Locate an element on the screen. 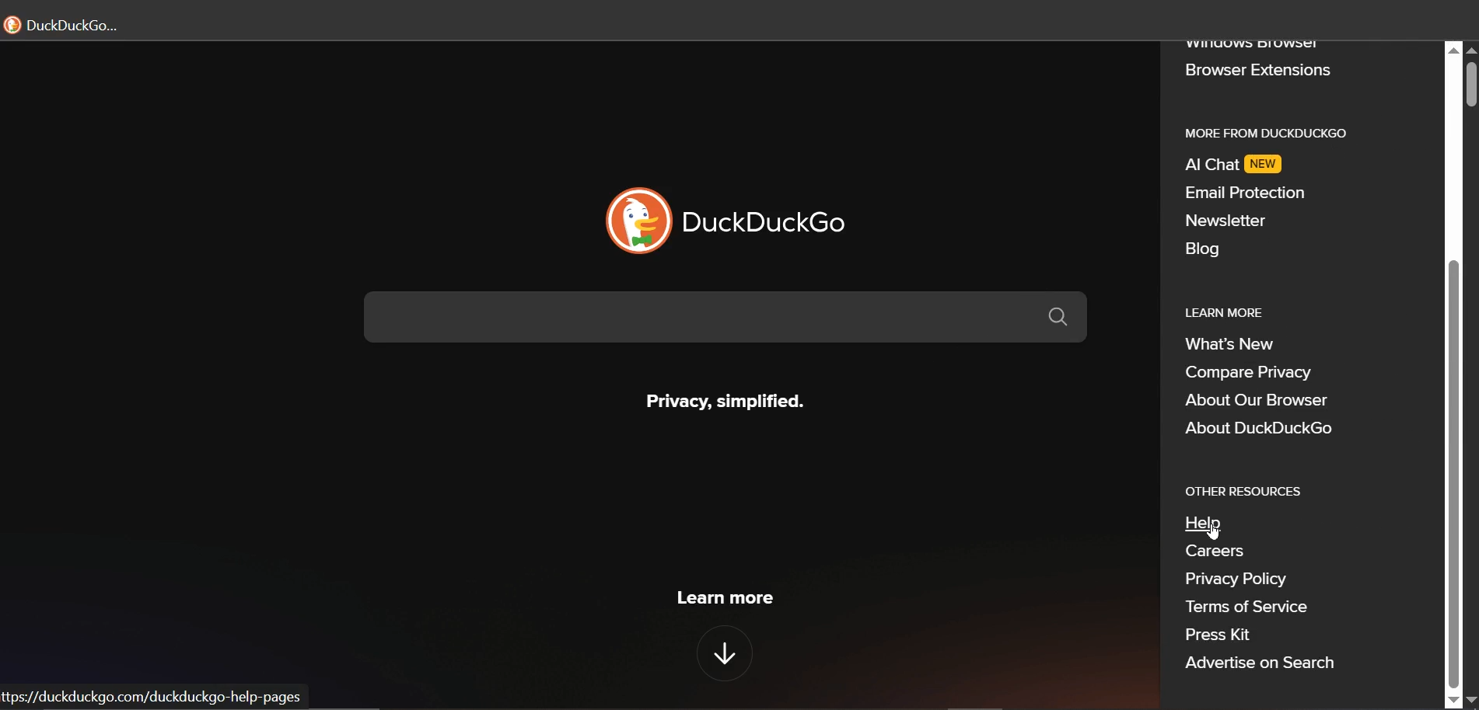 The width and height of the screenshot is (1479, 710). Privacy policy is located at coordinates (1232, 581).